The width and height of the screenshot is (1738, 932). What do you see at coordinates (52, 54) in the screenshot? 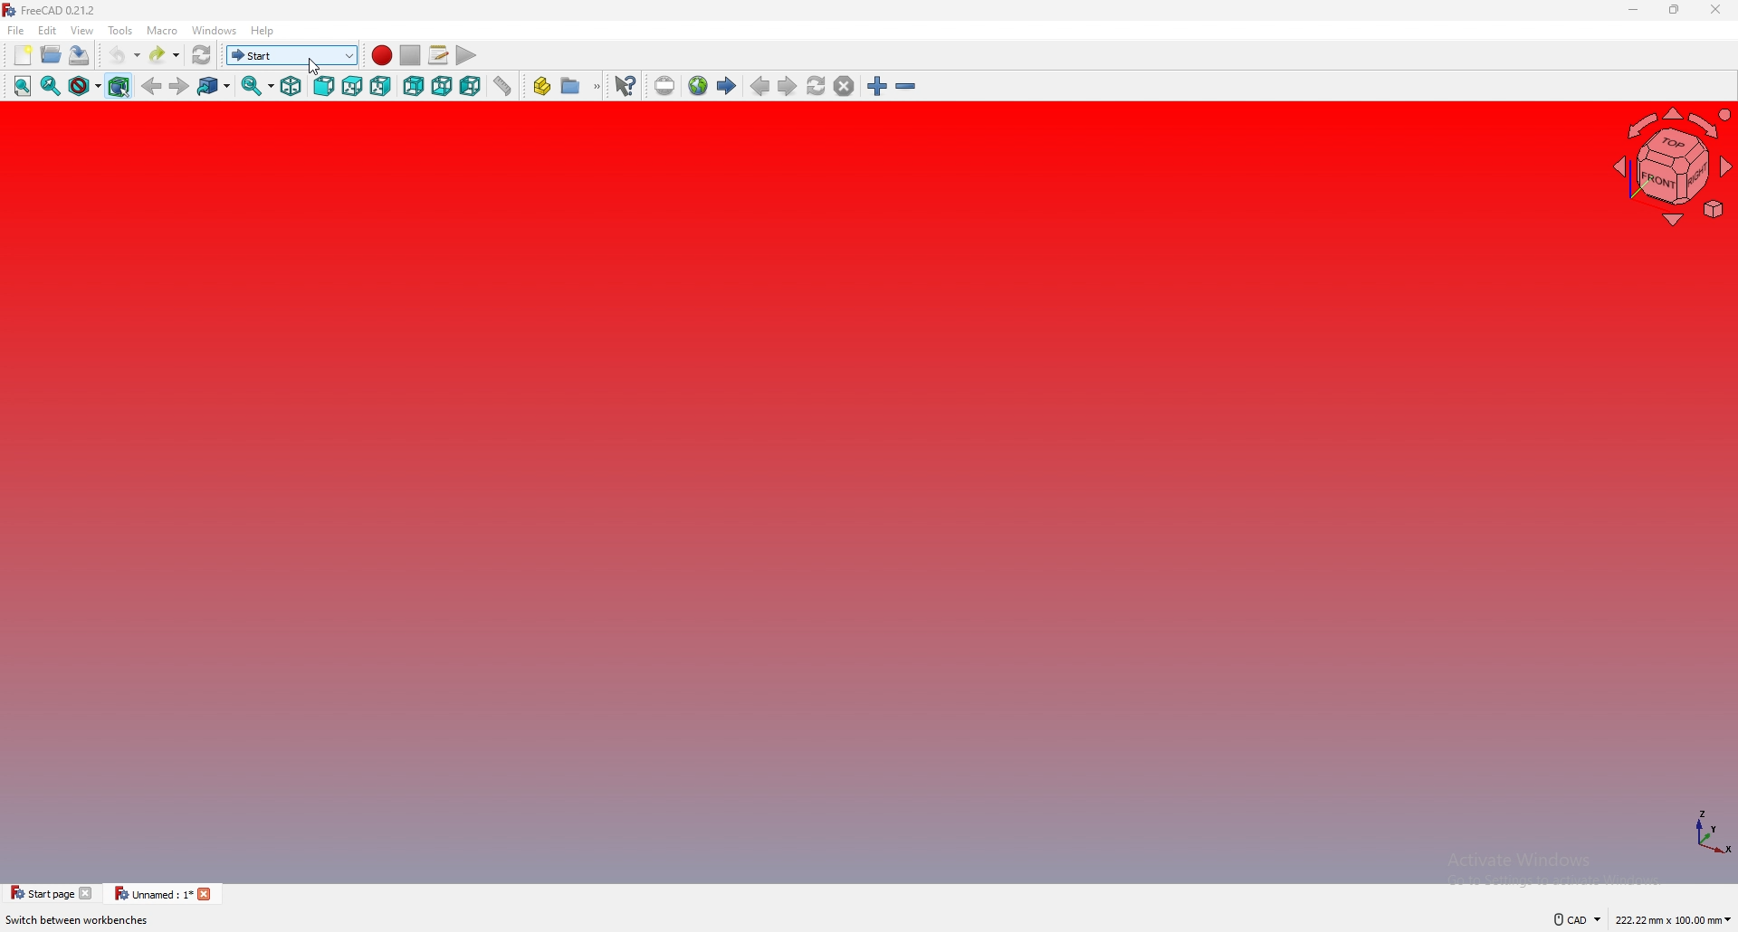
I see `open` at bounding box center [52, 54].